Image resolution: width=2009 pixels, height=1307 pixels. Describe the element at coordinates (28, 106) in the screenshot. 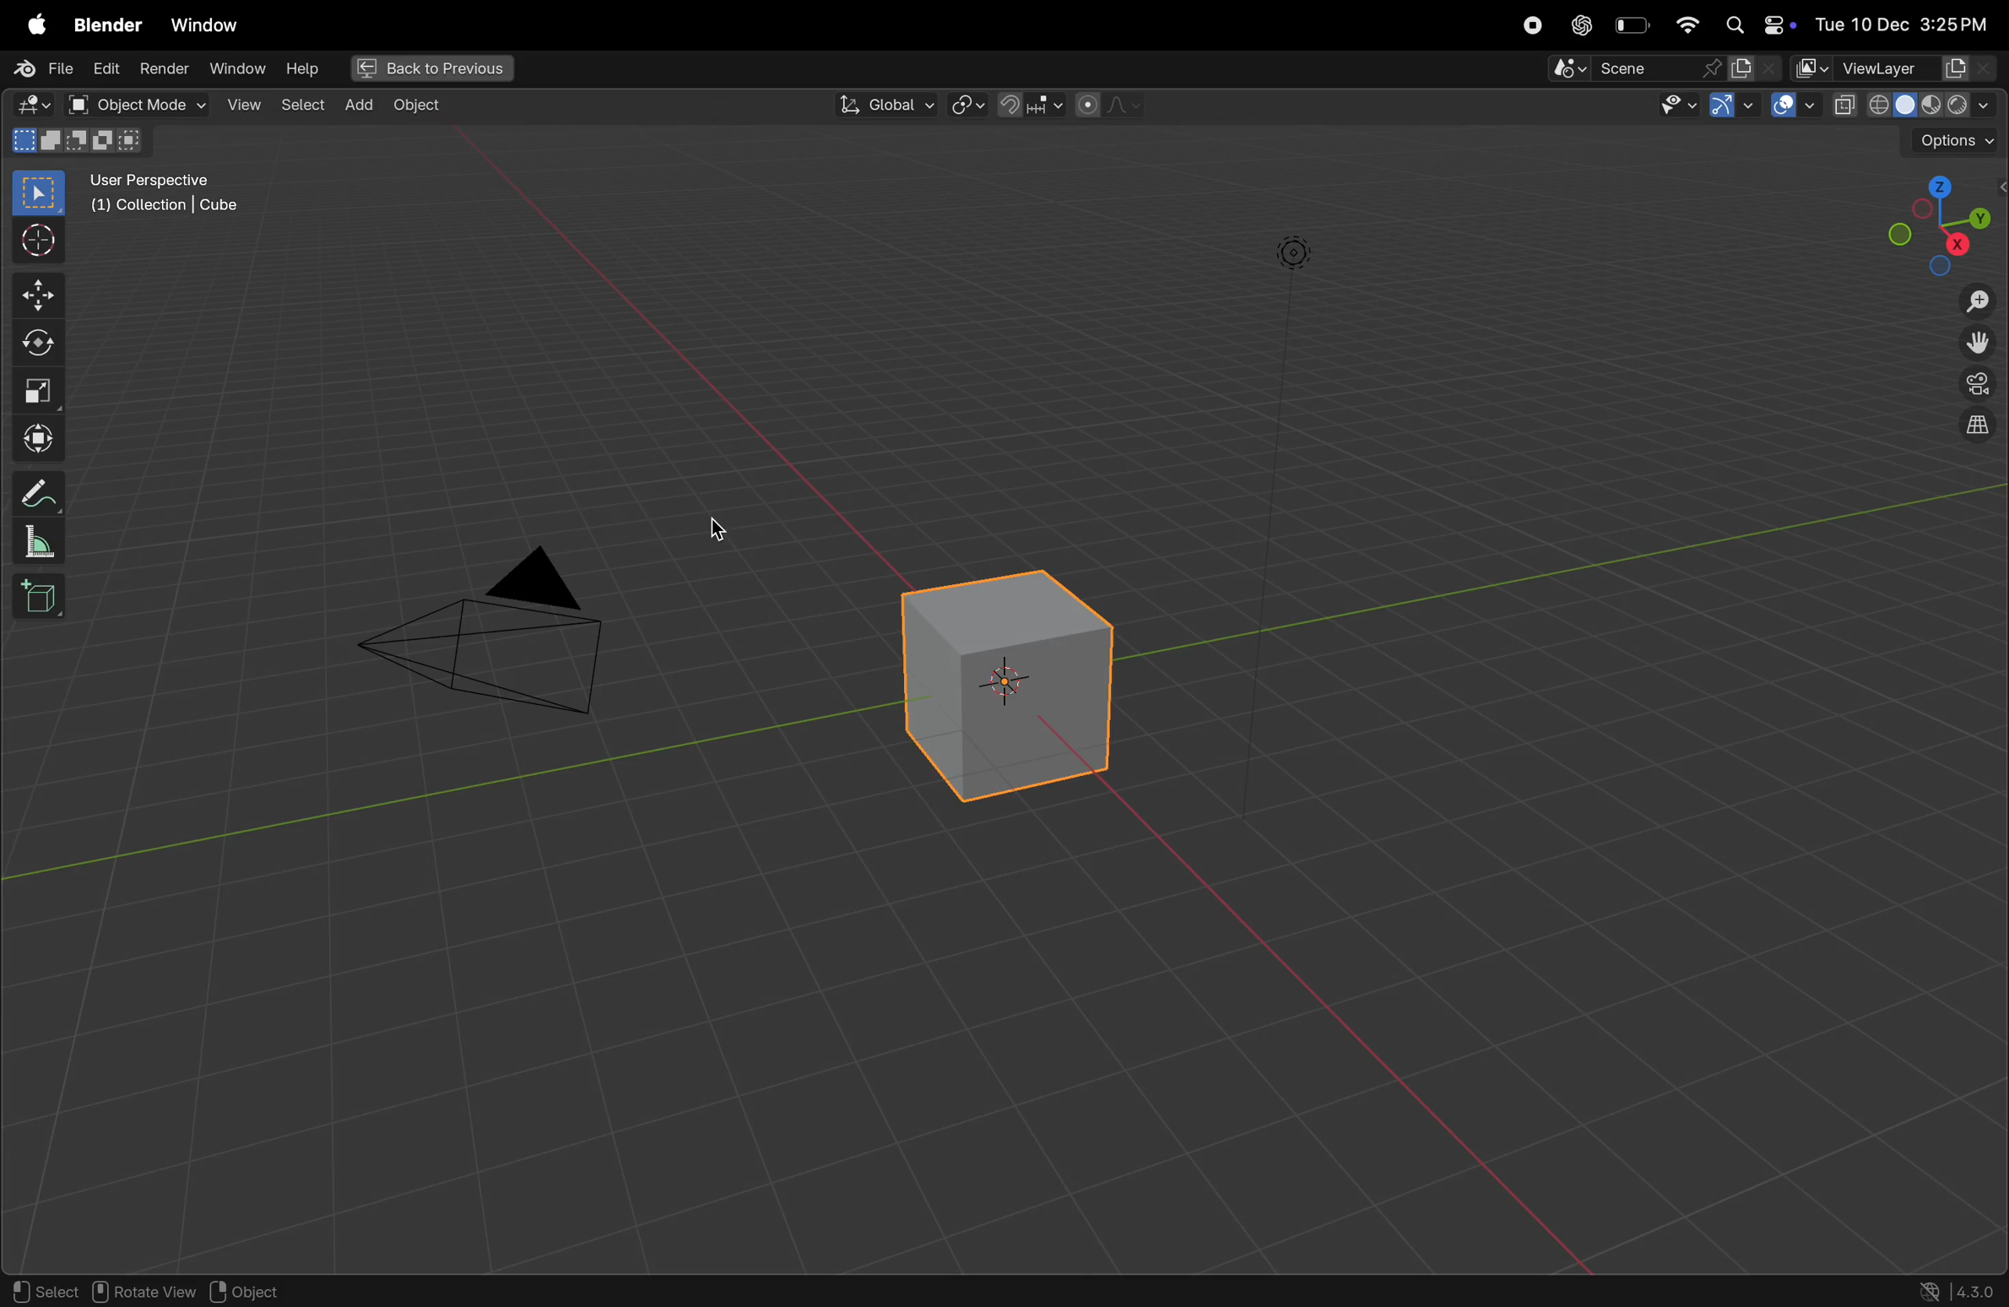

I see `editor type` at that location.